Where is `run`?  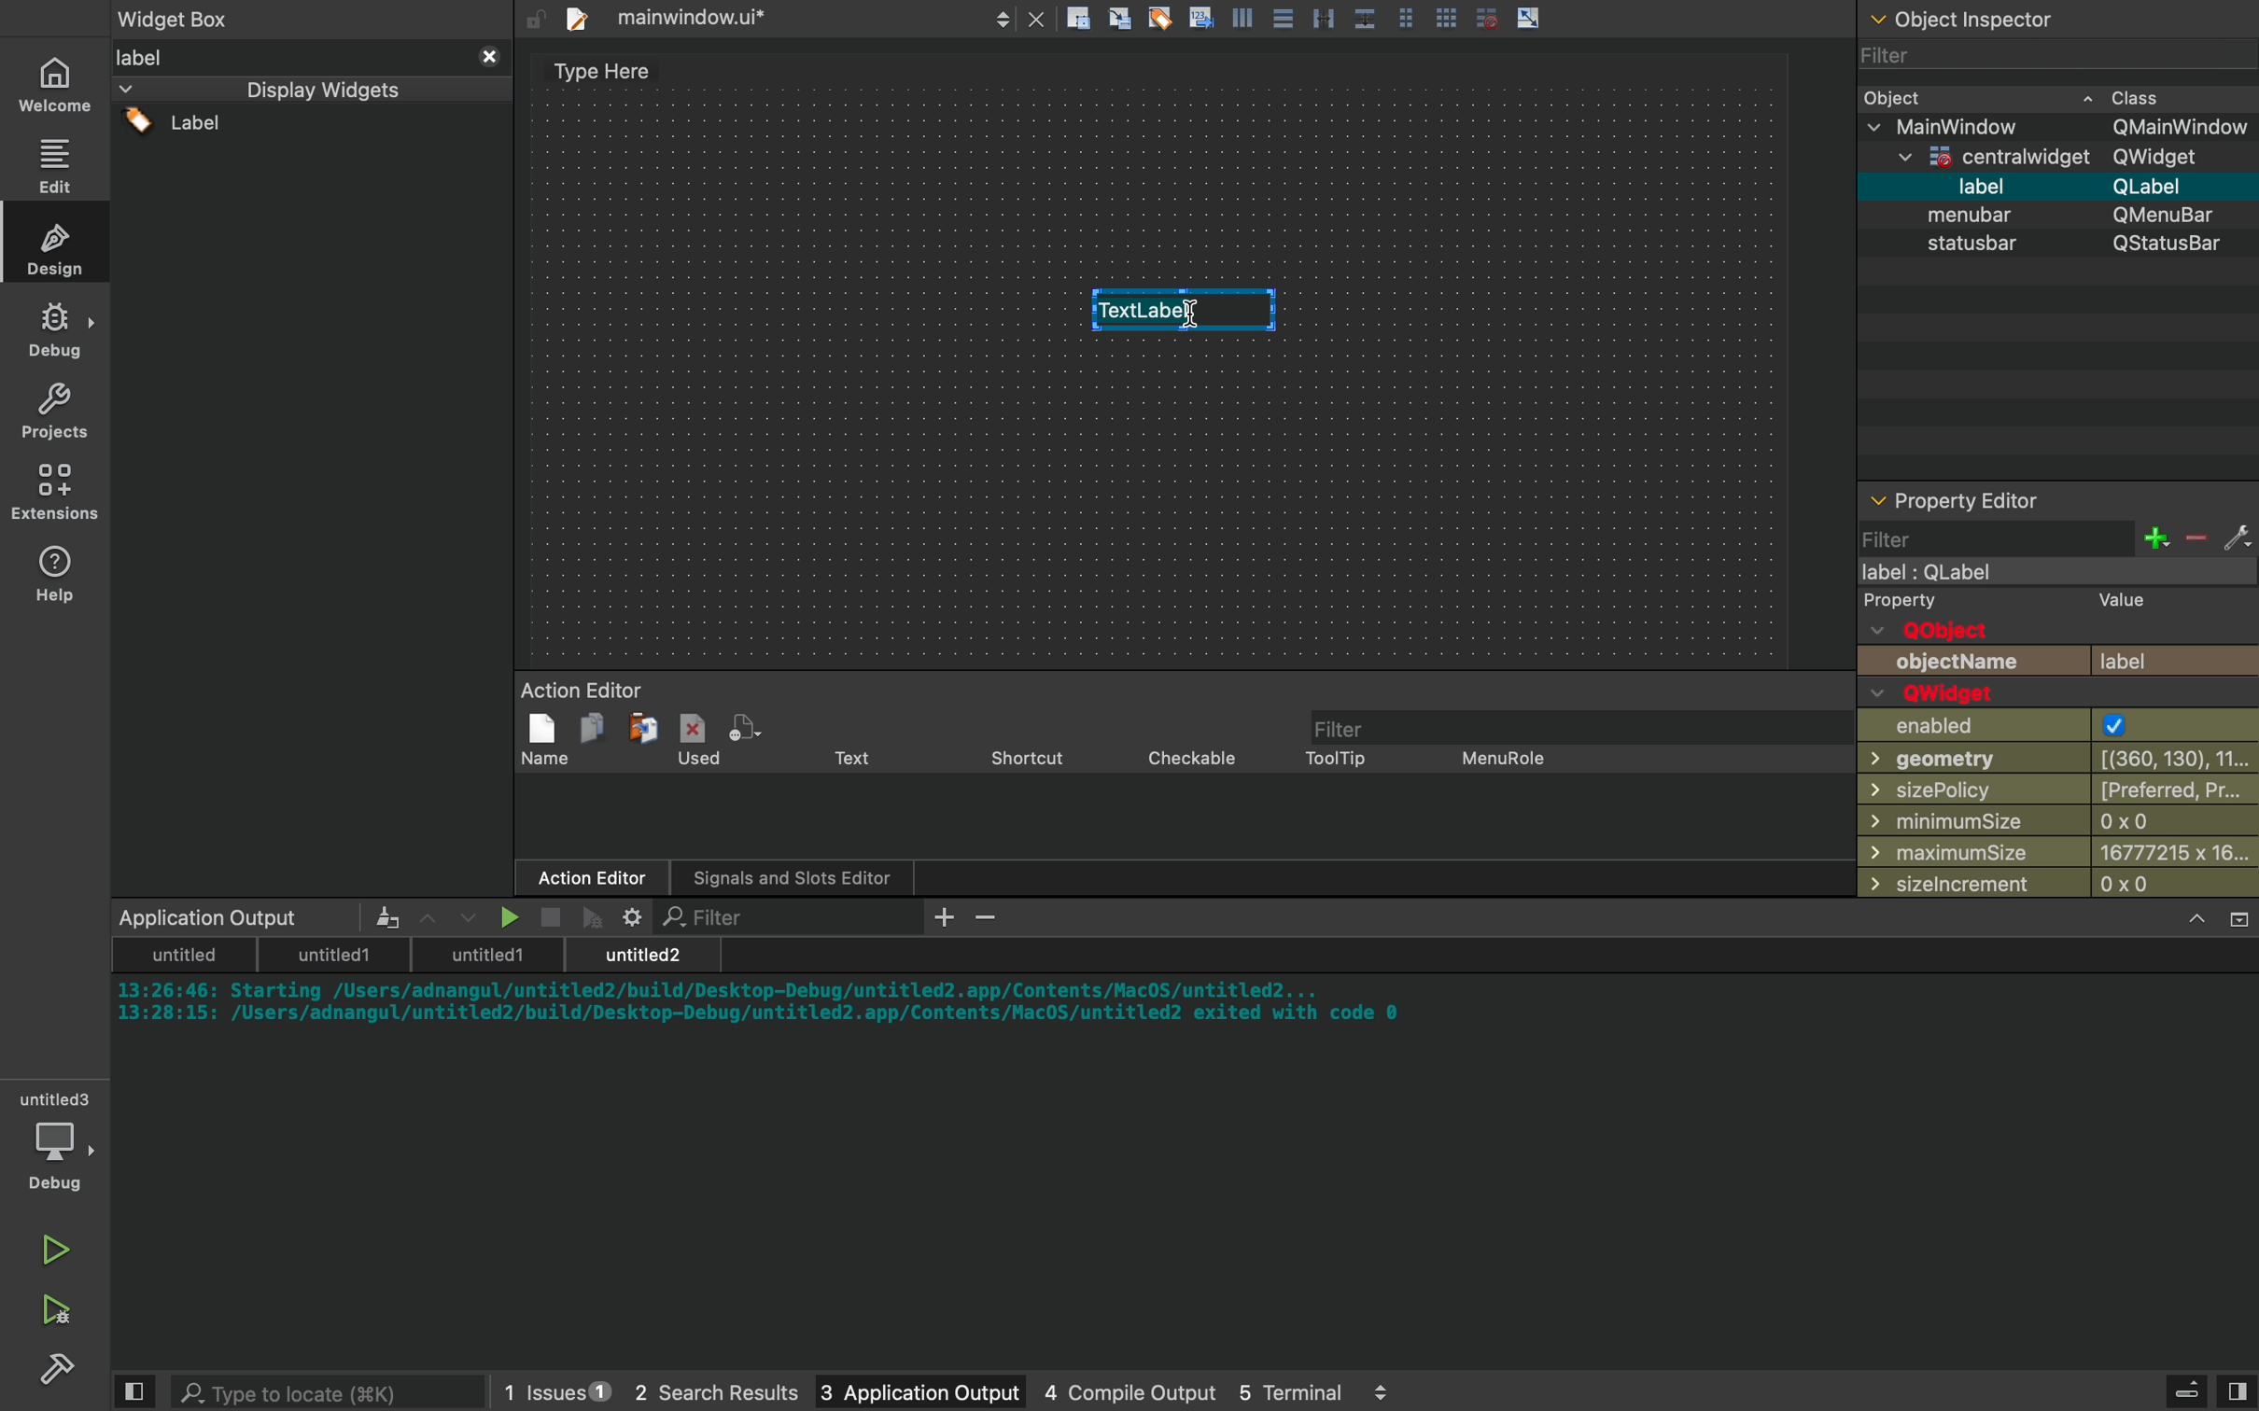
run is located at coordinates (56, 1242).